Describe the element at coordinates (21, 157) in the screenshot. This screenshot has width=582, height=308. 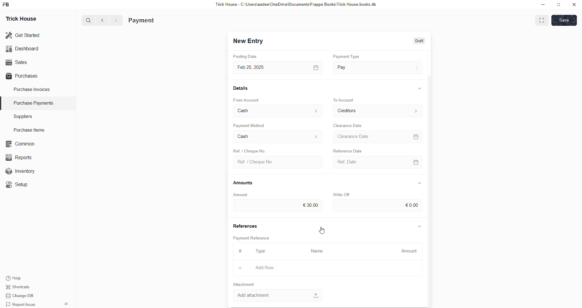
I see `Reports` at that location.